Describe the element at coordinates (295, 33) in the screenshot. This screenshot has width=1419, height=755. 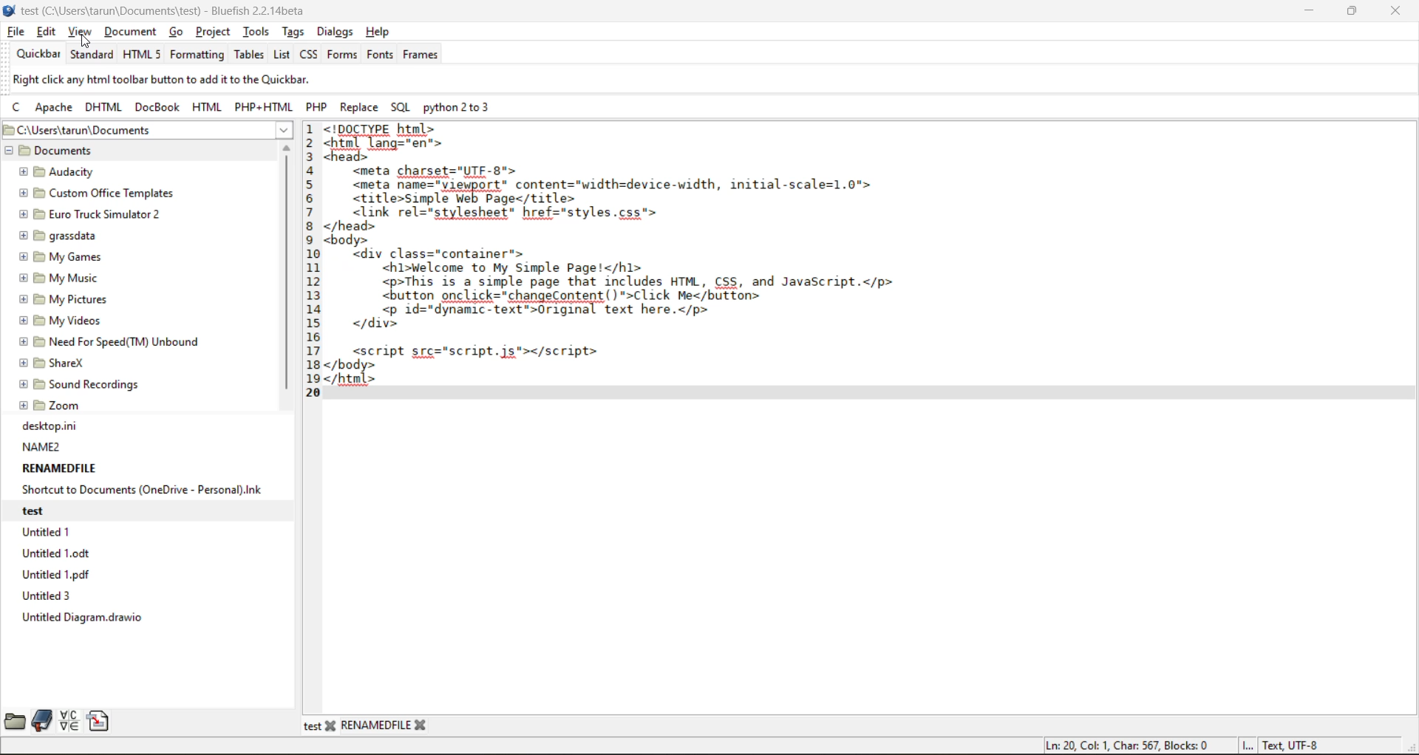
I see `tags` at that location.